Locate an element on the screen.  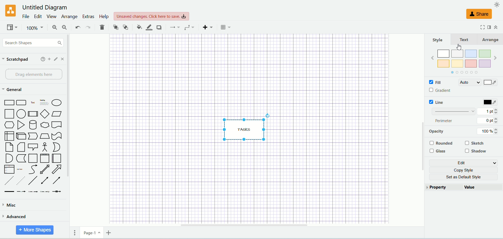
help is located at coordinates (42, 59).